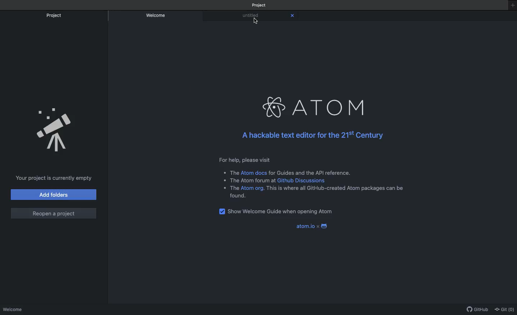 Image resolution: width=517 pixels, height=315 pixels. Describe the element at coordinates (52, 127) in the screenshot. I see `Emblem` at that location.